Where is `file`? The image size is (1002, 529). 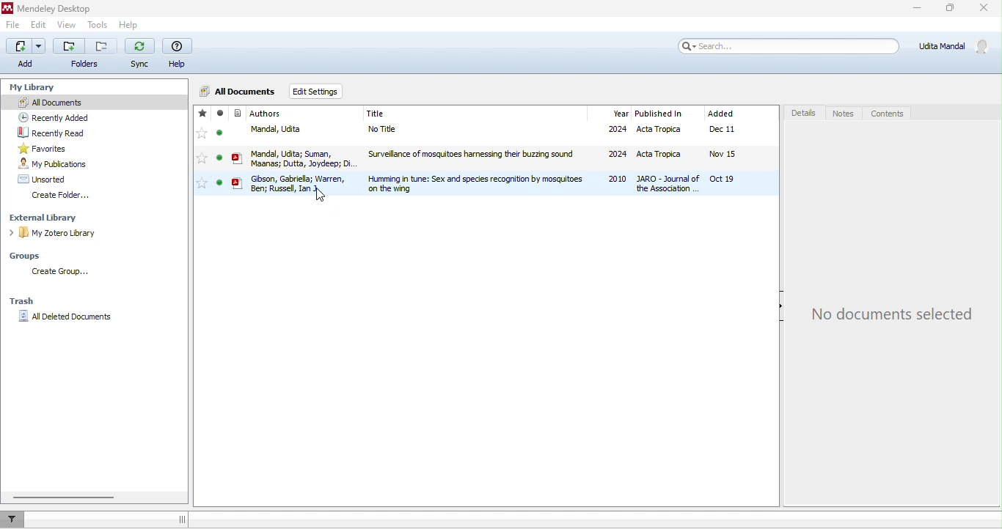
file is located at coordinates (13, 26).